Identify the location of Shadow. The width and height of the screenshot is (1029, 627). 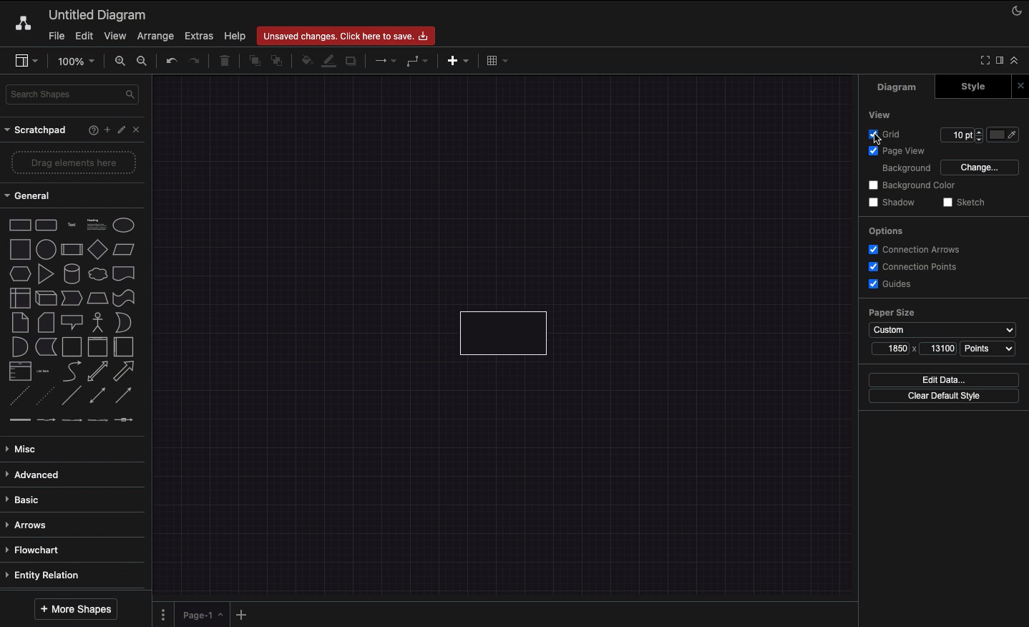
(894, 203).